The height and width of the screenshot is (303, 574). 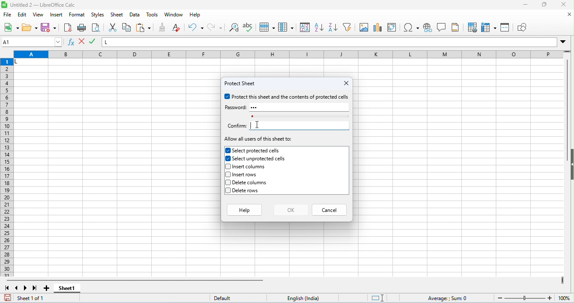 What do you see at coordinates (82, 42) in the screenshot?
I see `accept` at bounding box center [82, 42].